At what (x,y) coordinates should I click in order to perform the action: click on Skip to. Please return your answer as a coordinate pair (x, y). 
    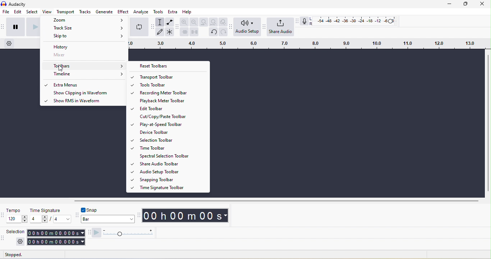
    Looking at the image, I should click on (84, 36).